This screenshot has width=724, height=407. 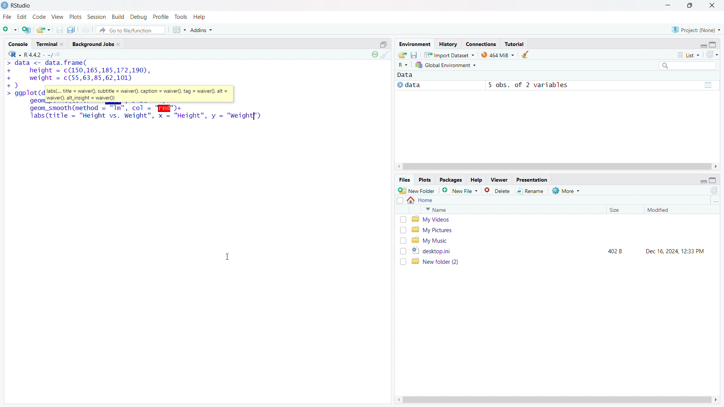 I want to click on package, so click(x=451, y=180).